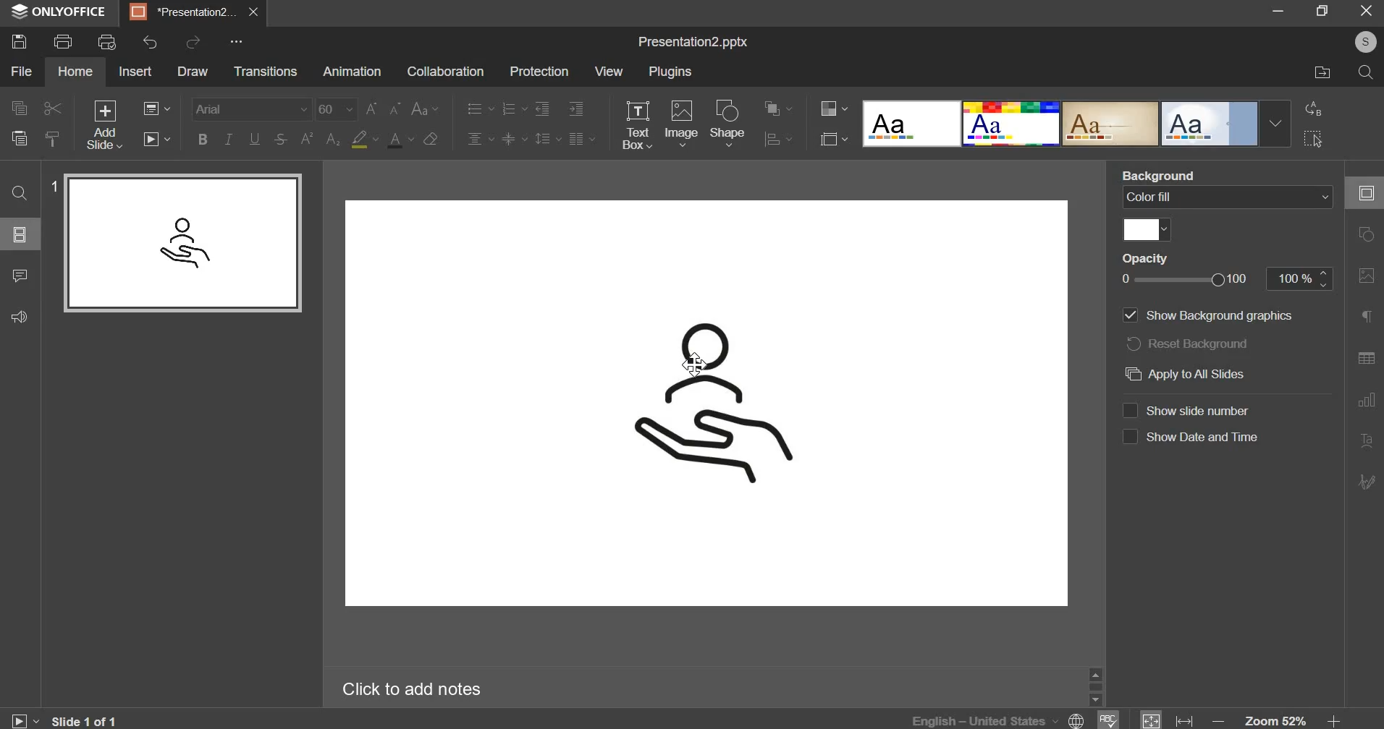  I want to click on minimize, so click(1278, 11).